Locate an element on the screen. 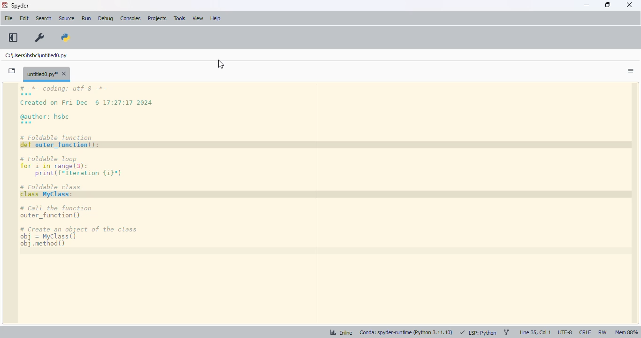 Image resolution: width=641 pixels, height=338 pixels. tools is located at coordinates (180, 19).